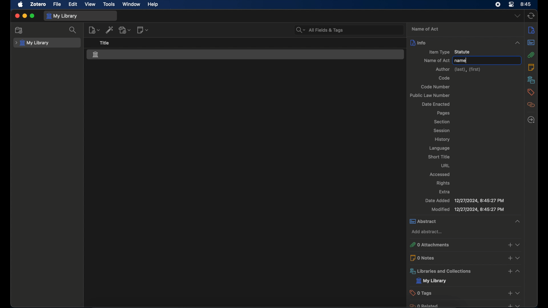 The image size is (548, 308). Describe the element at coordinates (518, 272) in the screenshot. I see `dropdown` at that location.